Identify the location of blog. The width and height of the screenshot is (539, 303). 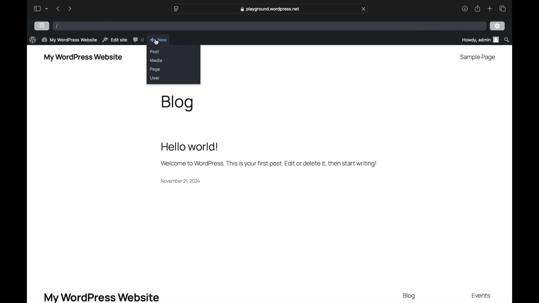
(409, 296).